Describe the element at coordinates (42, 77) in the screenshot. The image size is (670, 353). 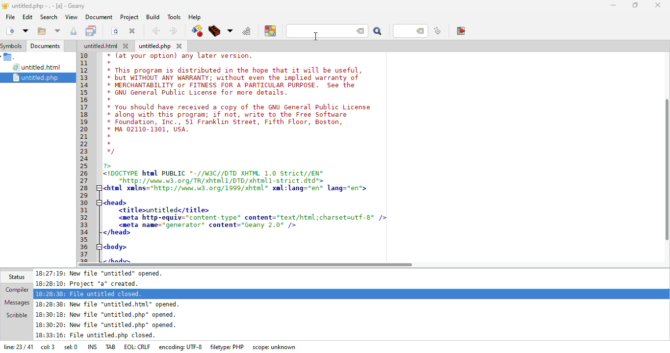
I see `untitled.php` at that location.